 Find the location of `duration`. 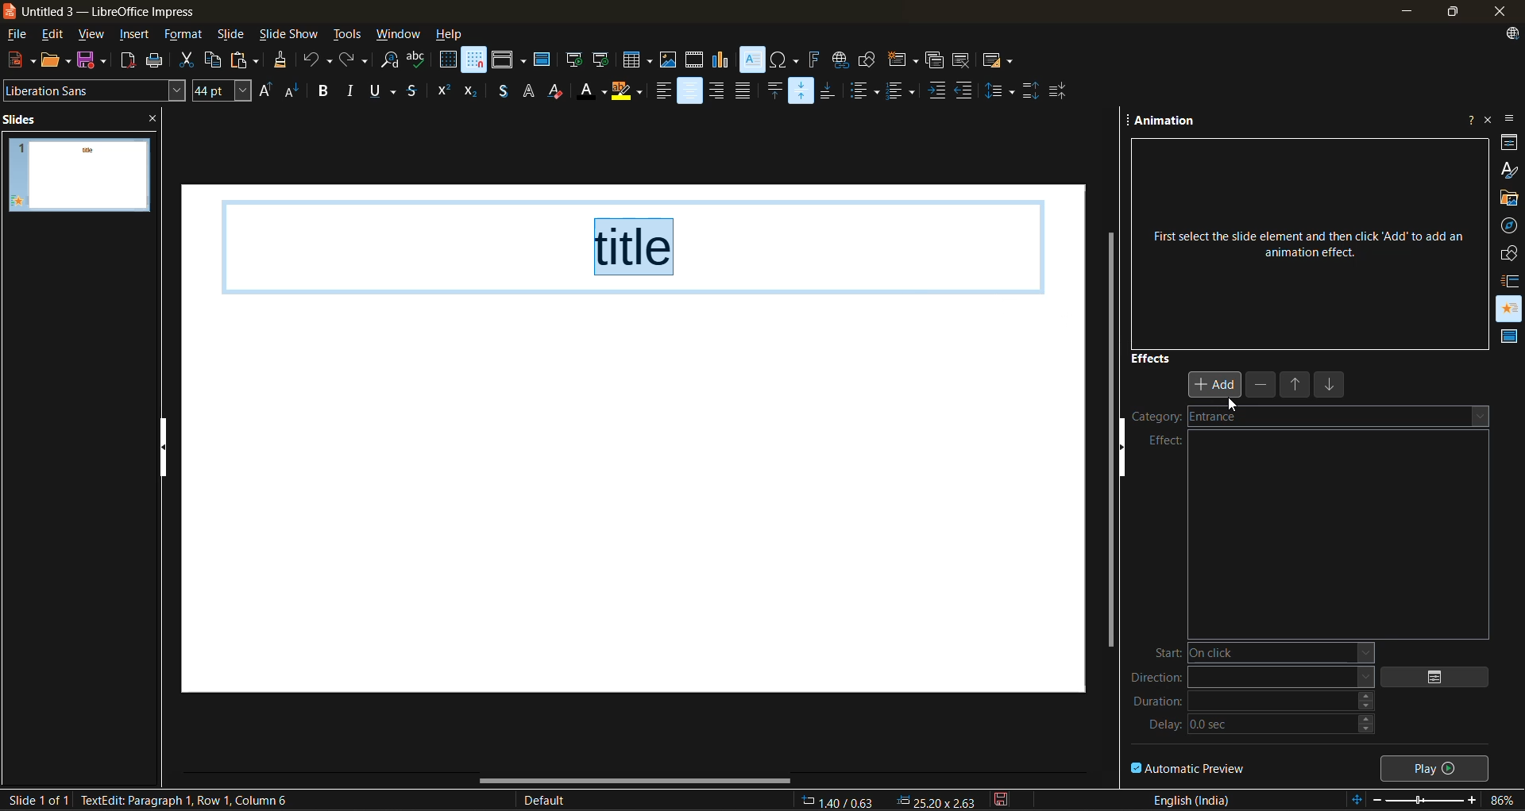

duration is located at coordinates (1254, 706).